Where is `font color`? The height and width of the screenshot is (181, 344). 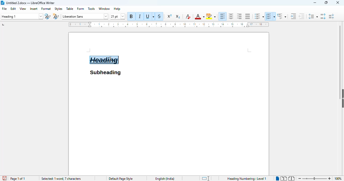 font color is located at coordinates (199, 17).